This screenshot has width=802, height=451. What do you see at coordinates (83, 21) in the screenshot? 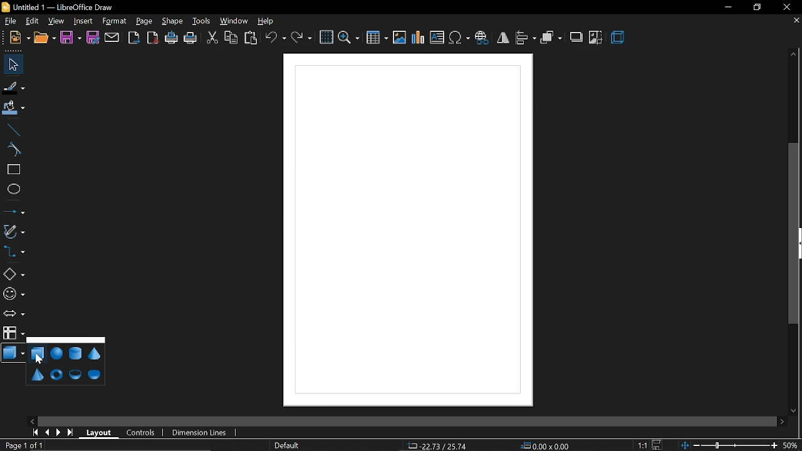
I see `Insert` at bounding box center [83, 21].